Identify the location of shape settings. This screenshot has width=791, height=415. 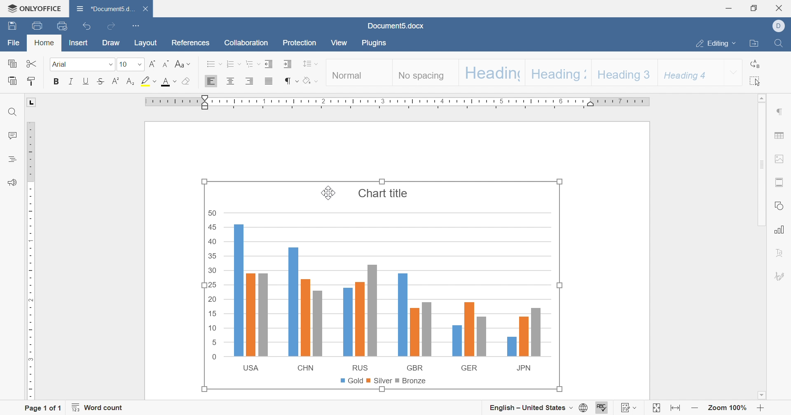
(779, 206).